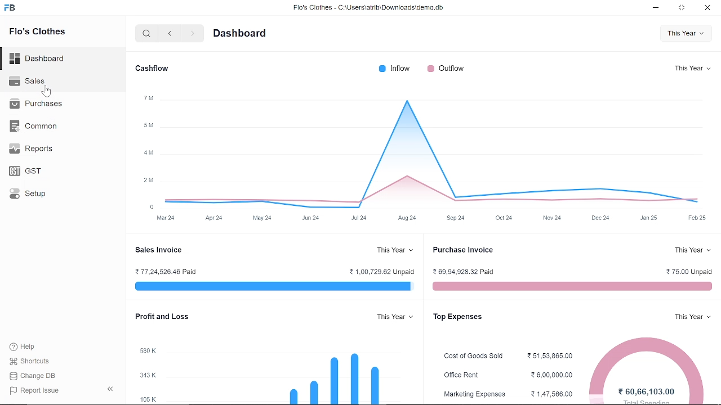 The height and width of the screenshot is (405, 721). Describe the element at coordinates (373, 8) in the screenshot. I see `Flo's Clothes - C:\UsersatribiDownloads\demo.do` at that location.